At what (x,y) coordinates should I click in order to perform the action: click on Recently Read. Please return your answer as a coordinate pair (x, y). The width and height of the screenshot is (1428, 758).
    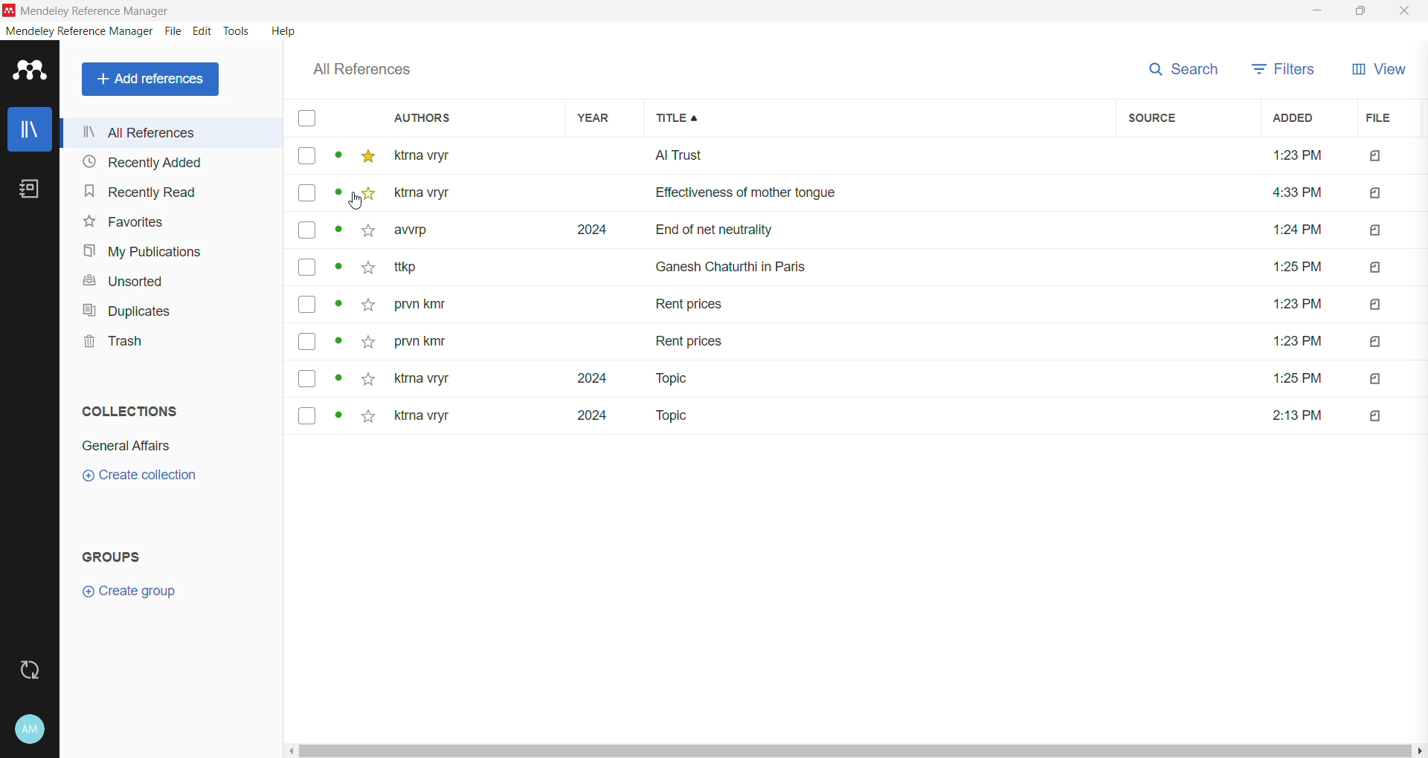
    Looking at the image, I should click on (157, 191).